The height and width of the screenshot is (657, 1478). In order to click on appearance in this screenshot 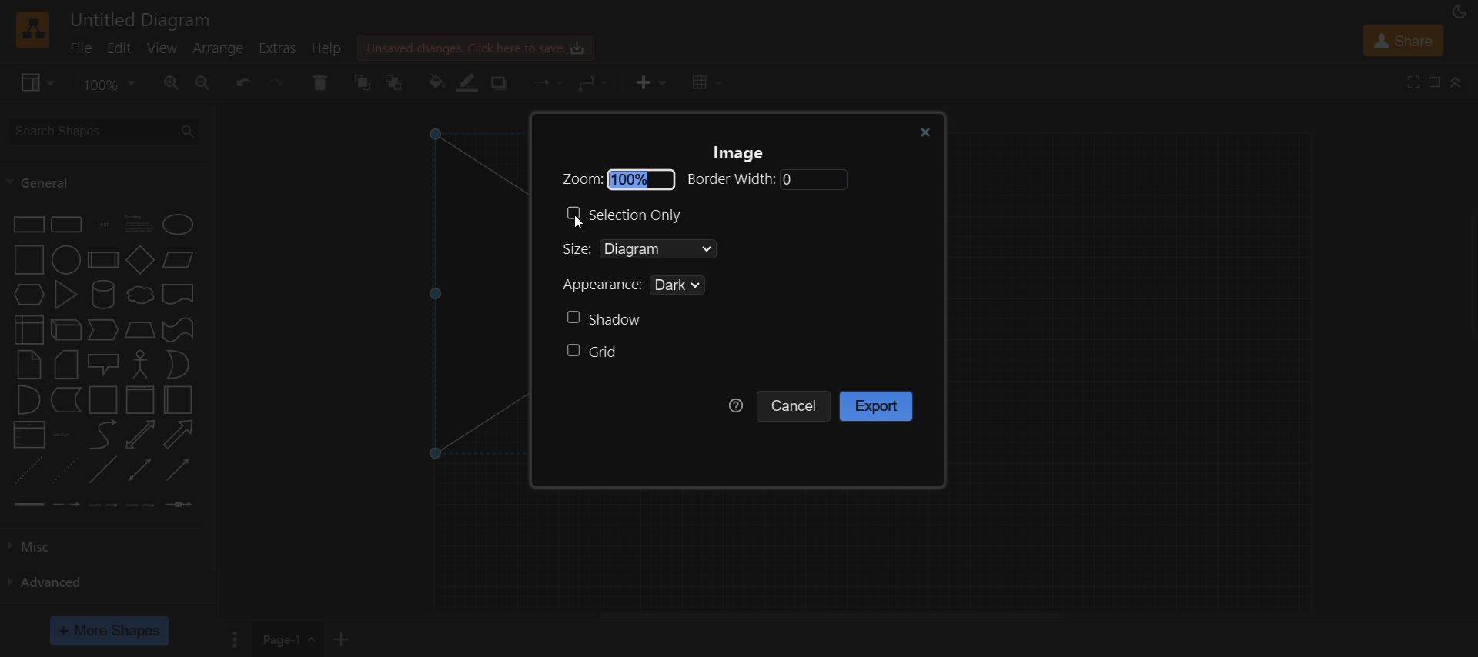, I will do `click(647, 286)`.